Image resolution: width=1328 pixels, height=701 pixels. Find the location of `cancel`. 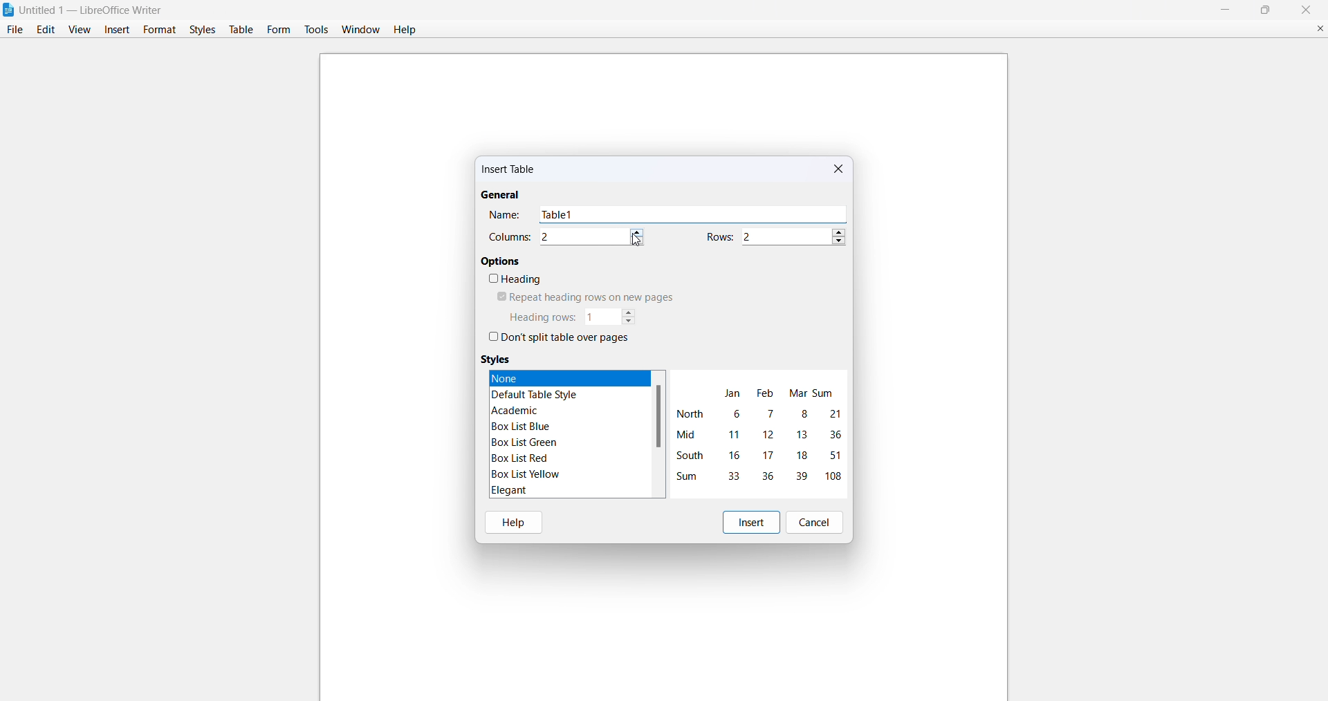

cancel is located at coordinates (818, 522).